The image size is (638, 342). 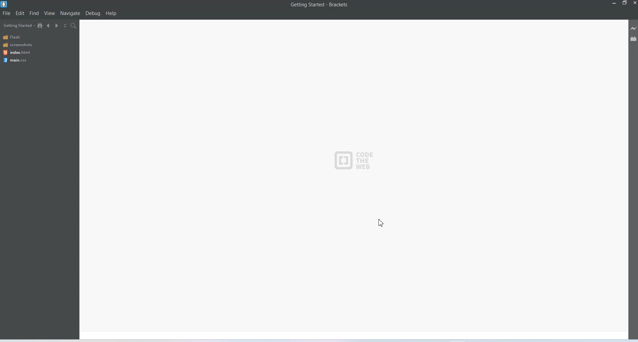 What do you see at coordinates (18, 25) in the screenshot?
I see `Getting started` at bounding box center [18, 25].